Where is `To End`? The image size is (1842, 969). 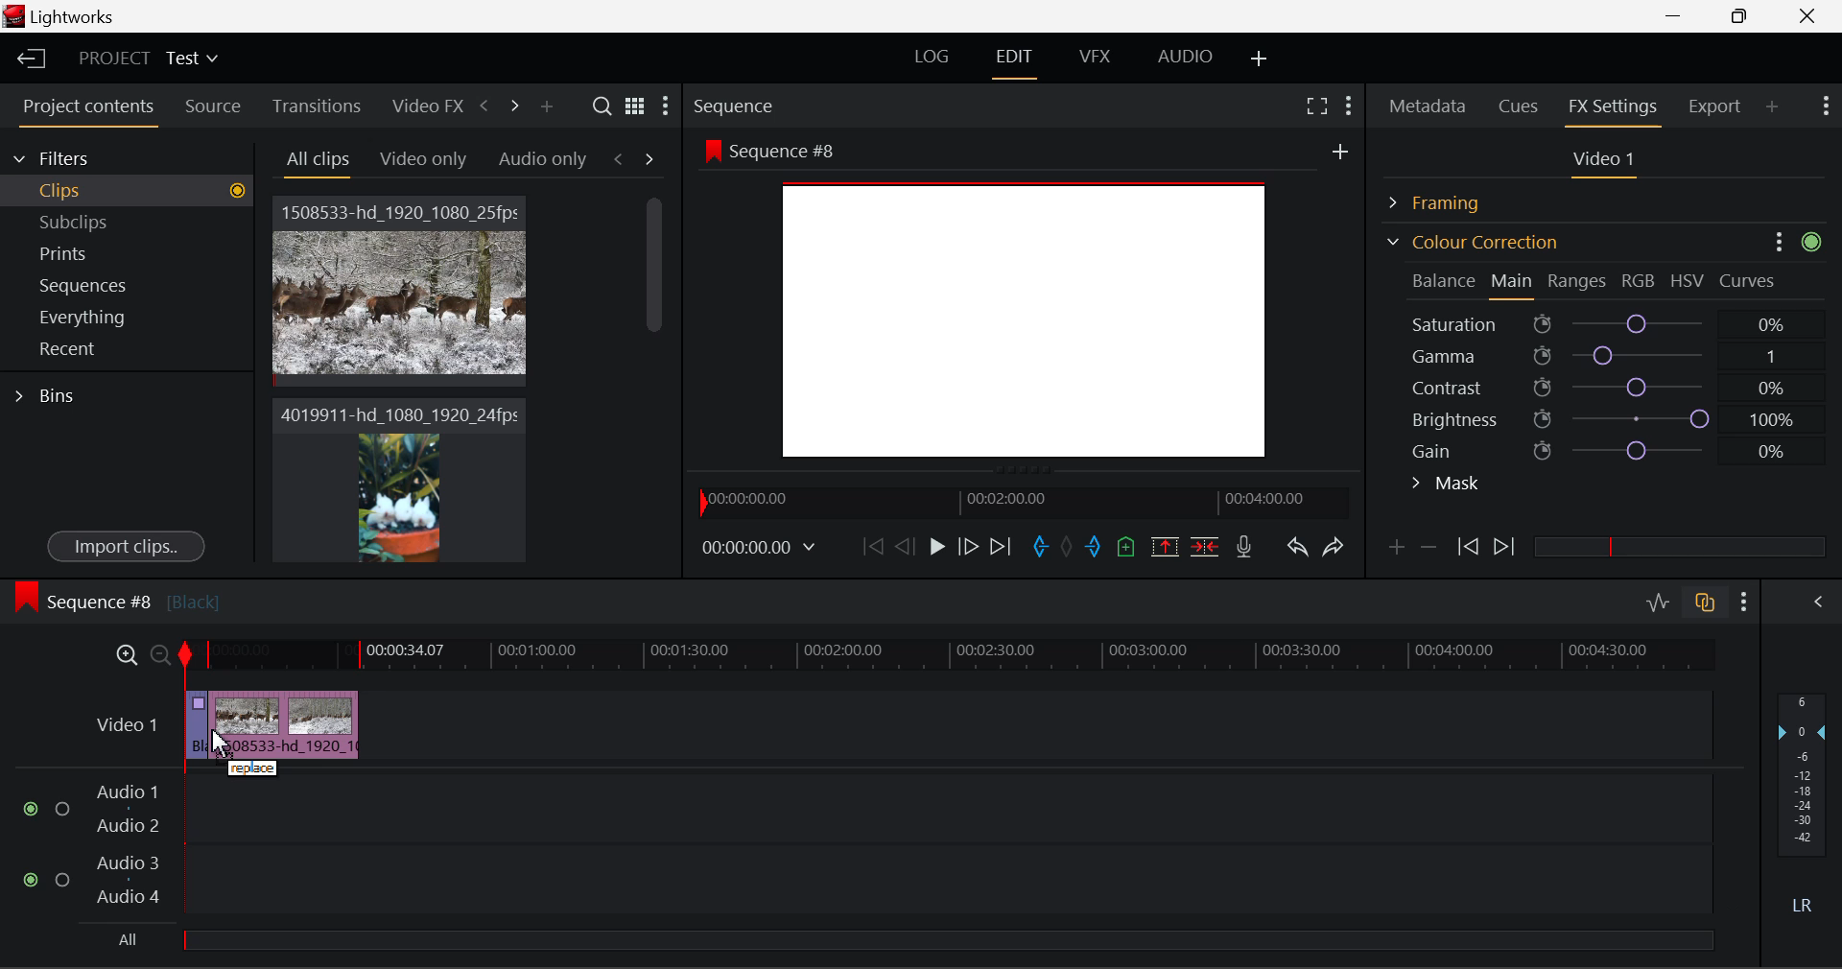
To End is located at coordinates (1001, 547).